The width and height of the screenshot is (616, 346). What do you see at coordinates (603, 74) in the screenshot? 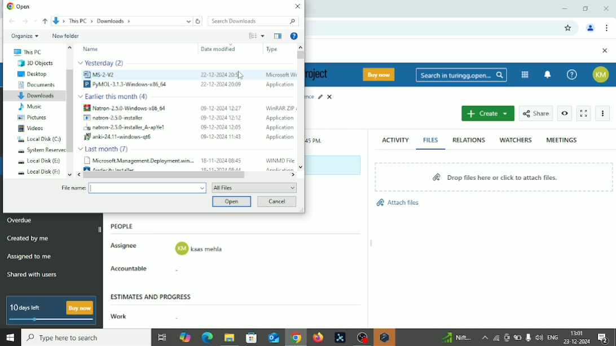
I see `Account` at bounding box center [603, 74].